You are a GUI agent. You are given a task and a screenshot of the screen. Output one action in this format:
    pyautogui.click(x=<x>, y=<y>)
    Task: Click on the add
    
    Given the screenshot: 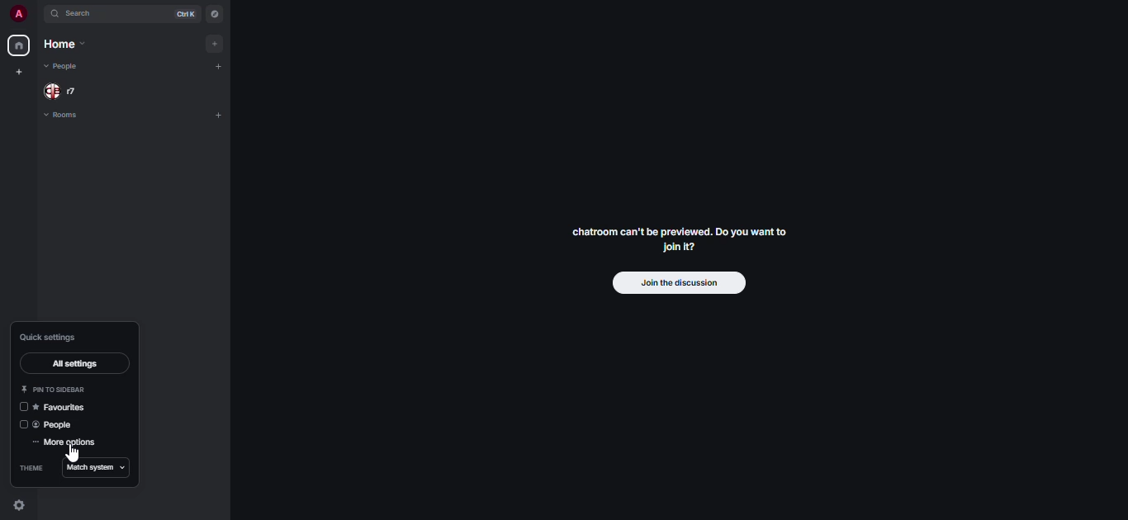 What is the action you would take?
    pyautogui.click(x=214, y=43)
    